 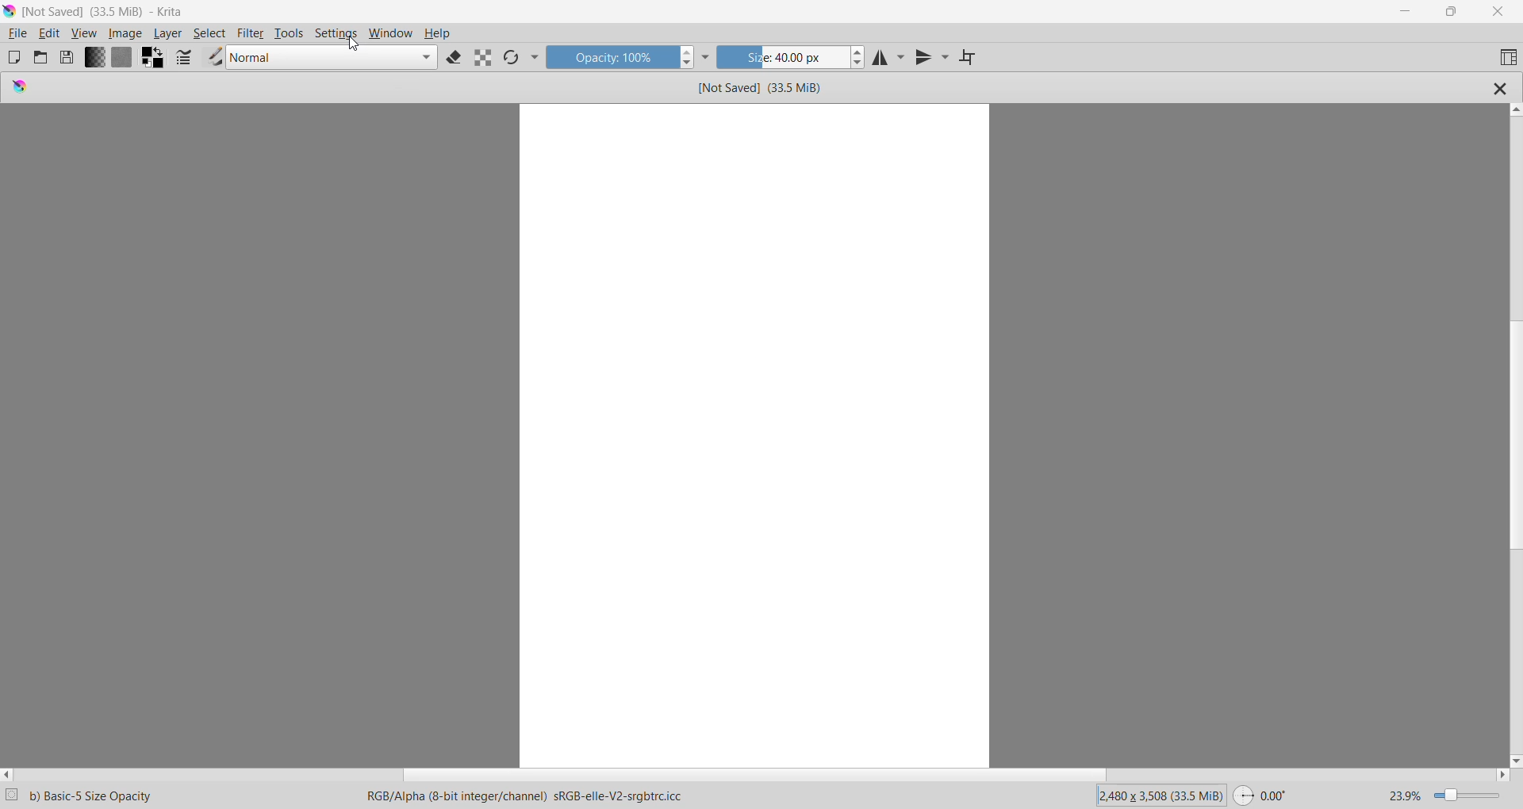 What do you see at coordinates (1500, 89) in the screenshot?
I see `Close` at bounding box center [1500, 89].